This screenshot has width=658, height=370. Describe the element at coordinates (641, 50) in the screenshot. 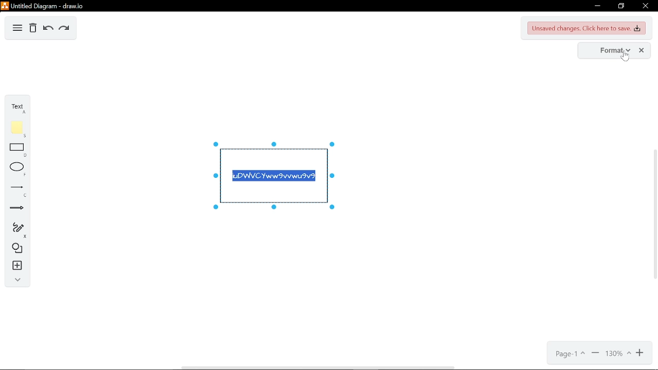

I see `close format` at that location.